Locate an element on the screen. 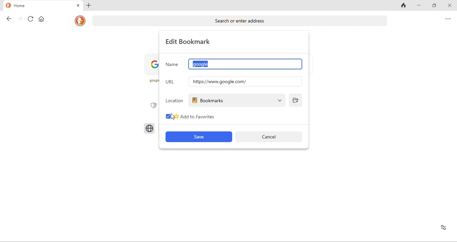 This screenshot has height=242, width=457. add new tab is located at coordinates (90, 6).